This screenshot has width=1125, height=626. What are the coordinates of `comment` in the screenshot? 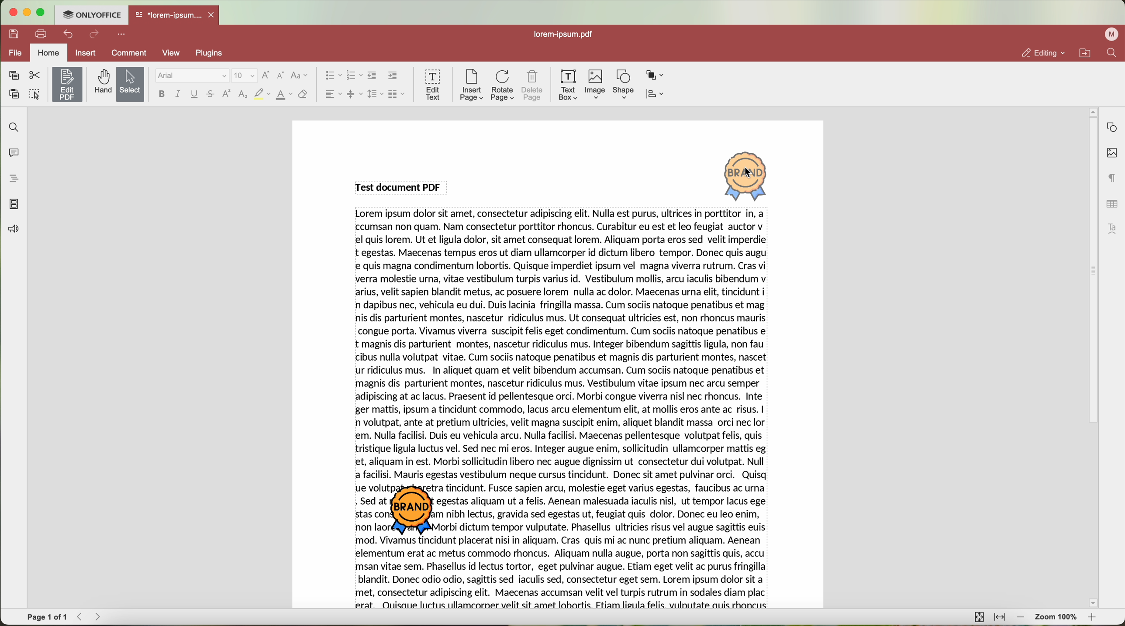 It's located at (131, 54).